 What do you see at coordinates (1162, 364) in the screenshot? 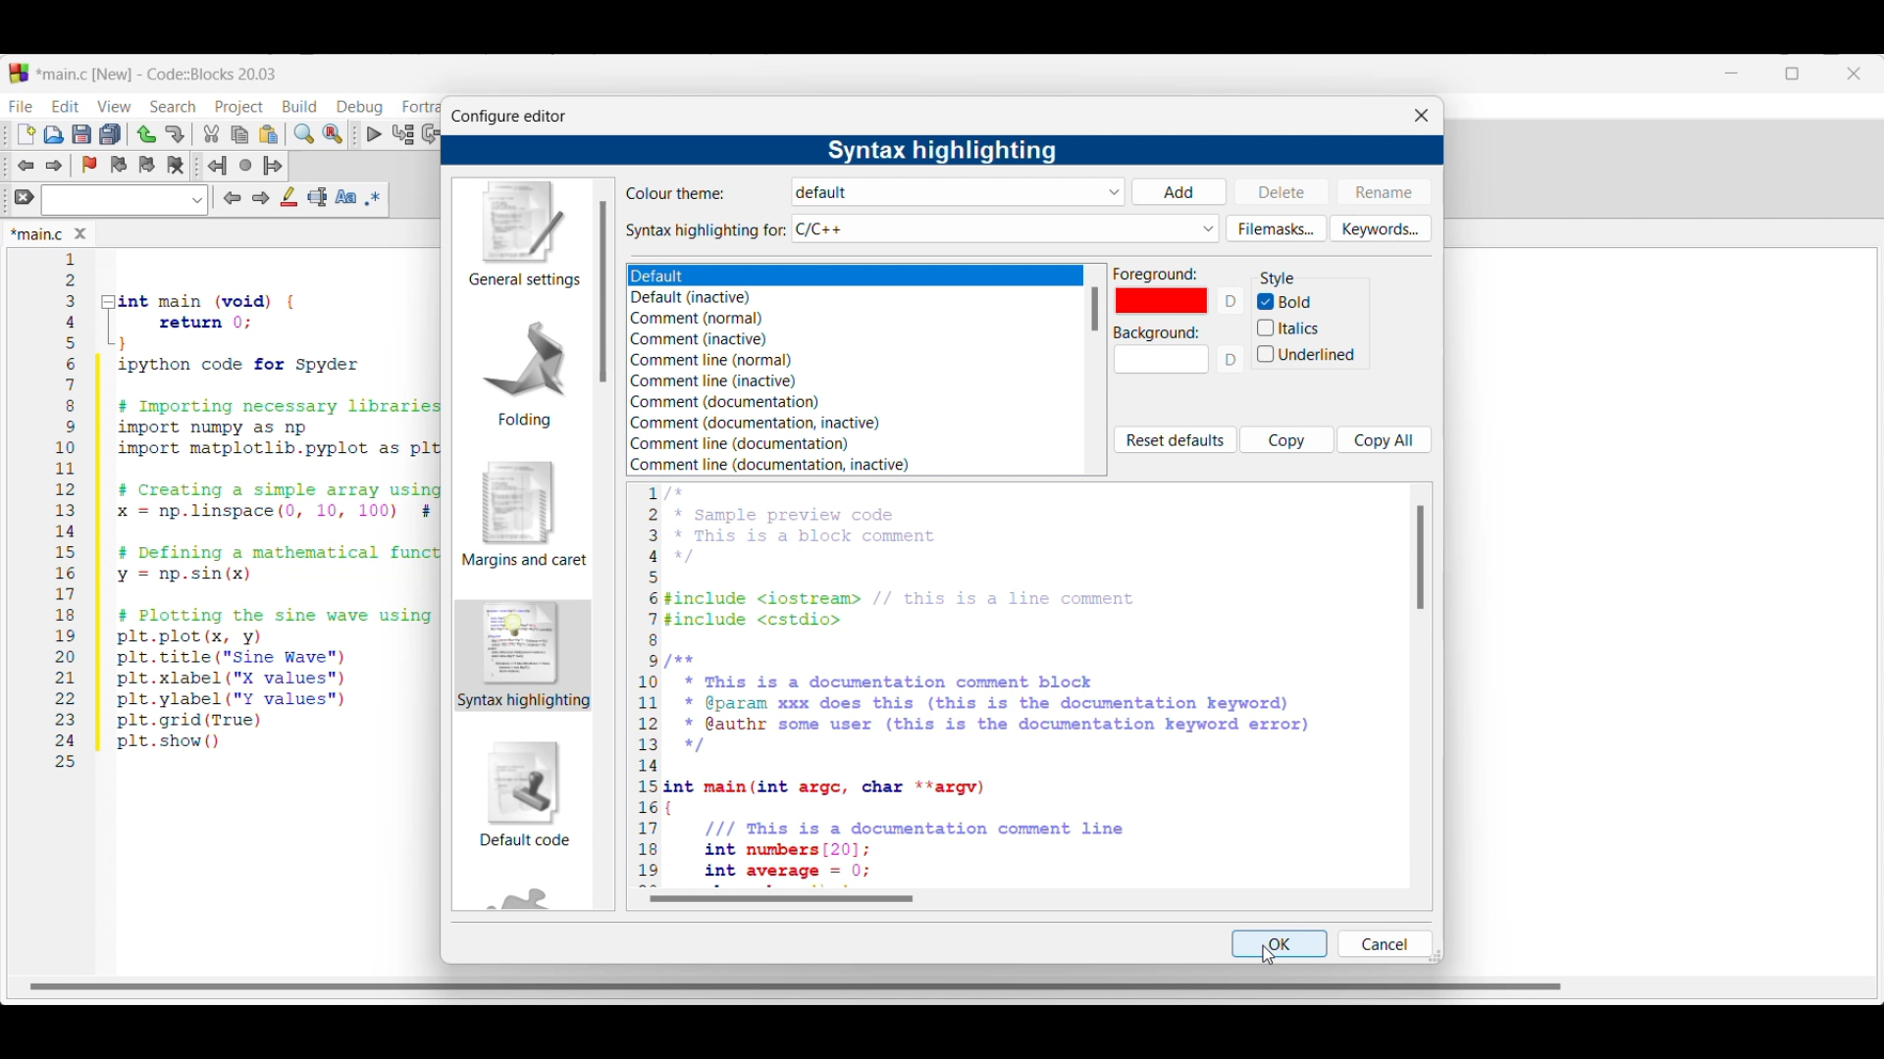
I see `Background color options` at bounding box center [1162, 364].